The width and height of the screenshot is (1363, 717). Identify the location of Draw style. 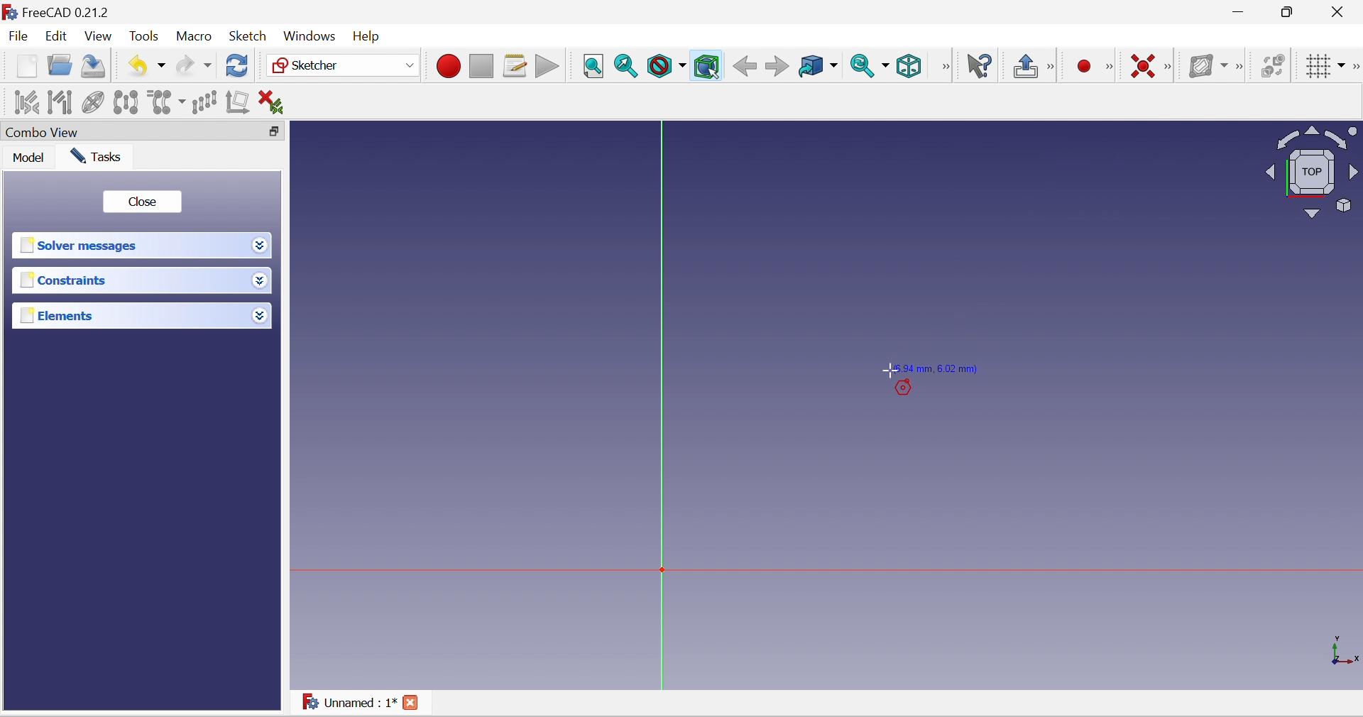
(665, 67).